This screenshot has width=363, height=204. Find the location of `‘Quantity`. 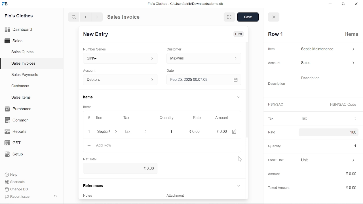

‘Quantity is located at coordinates (274, 146).